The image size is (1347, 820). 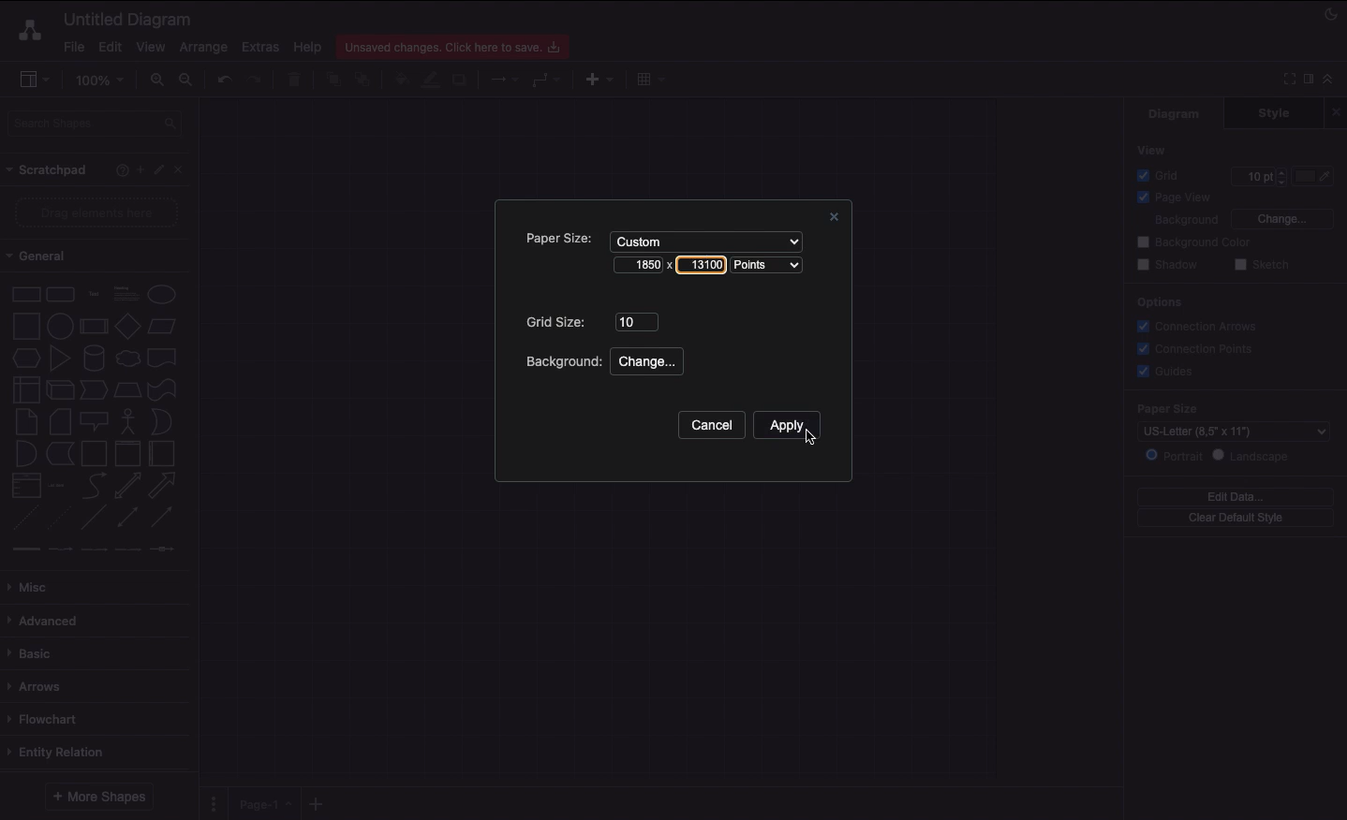 What do you see at coordinates (48, 170) in the screenshot?
I see `Scrathpad` at bounding box center [48, 170].